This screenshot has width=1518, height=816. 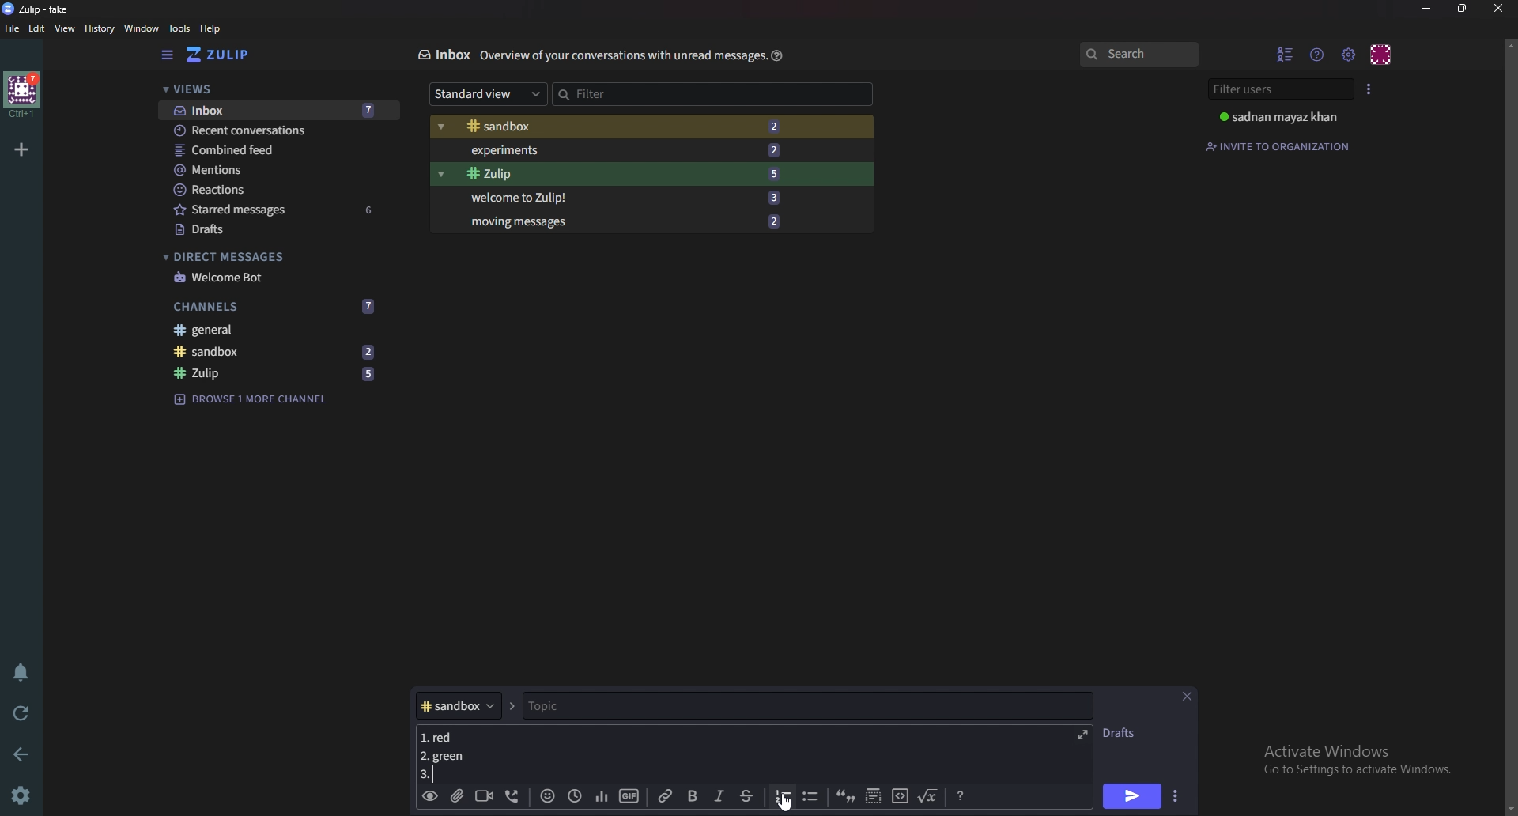 What do you see at coordinates (625, 127) in the screenshot?
I see `Sandbox` at bounding box center [625, 127].